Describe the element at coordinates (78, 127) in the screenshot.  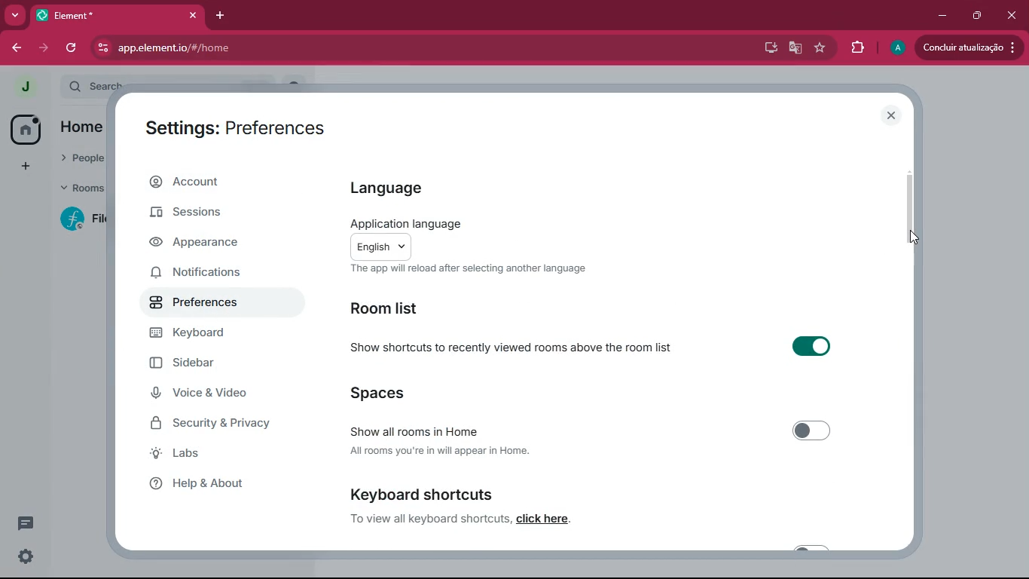
I see `home` at that location.